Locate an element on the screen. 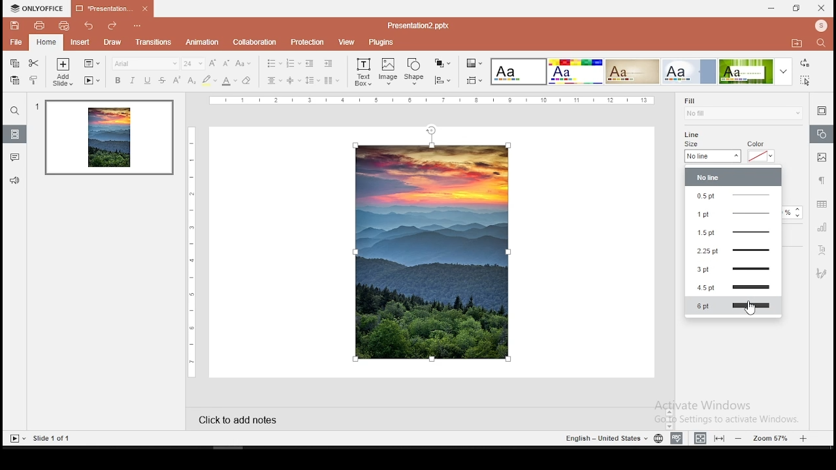 This screenshot has height=470, width=836. presentation2.pptx is located at coordinates (414, 25).